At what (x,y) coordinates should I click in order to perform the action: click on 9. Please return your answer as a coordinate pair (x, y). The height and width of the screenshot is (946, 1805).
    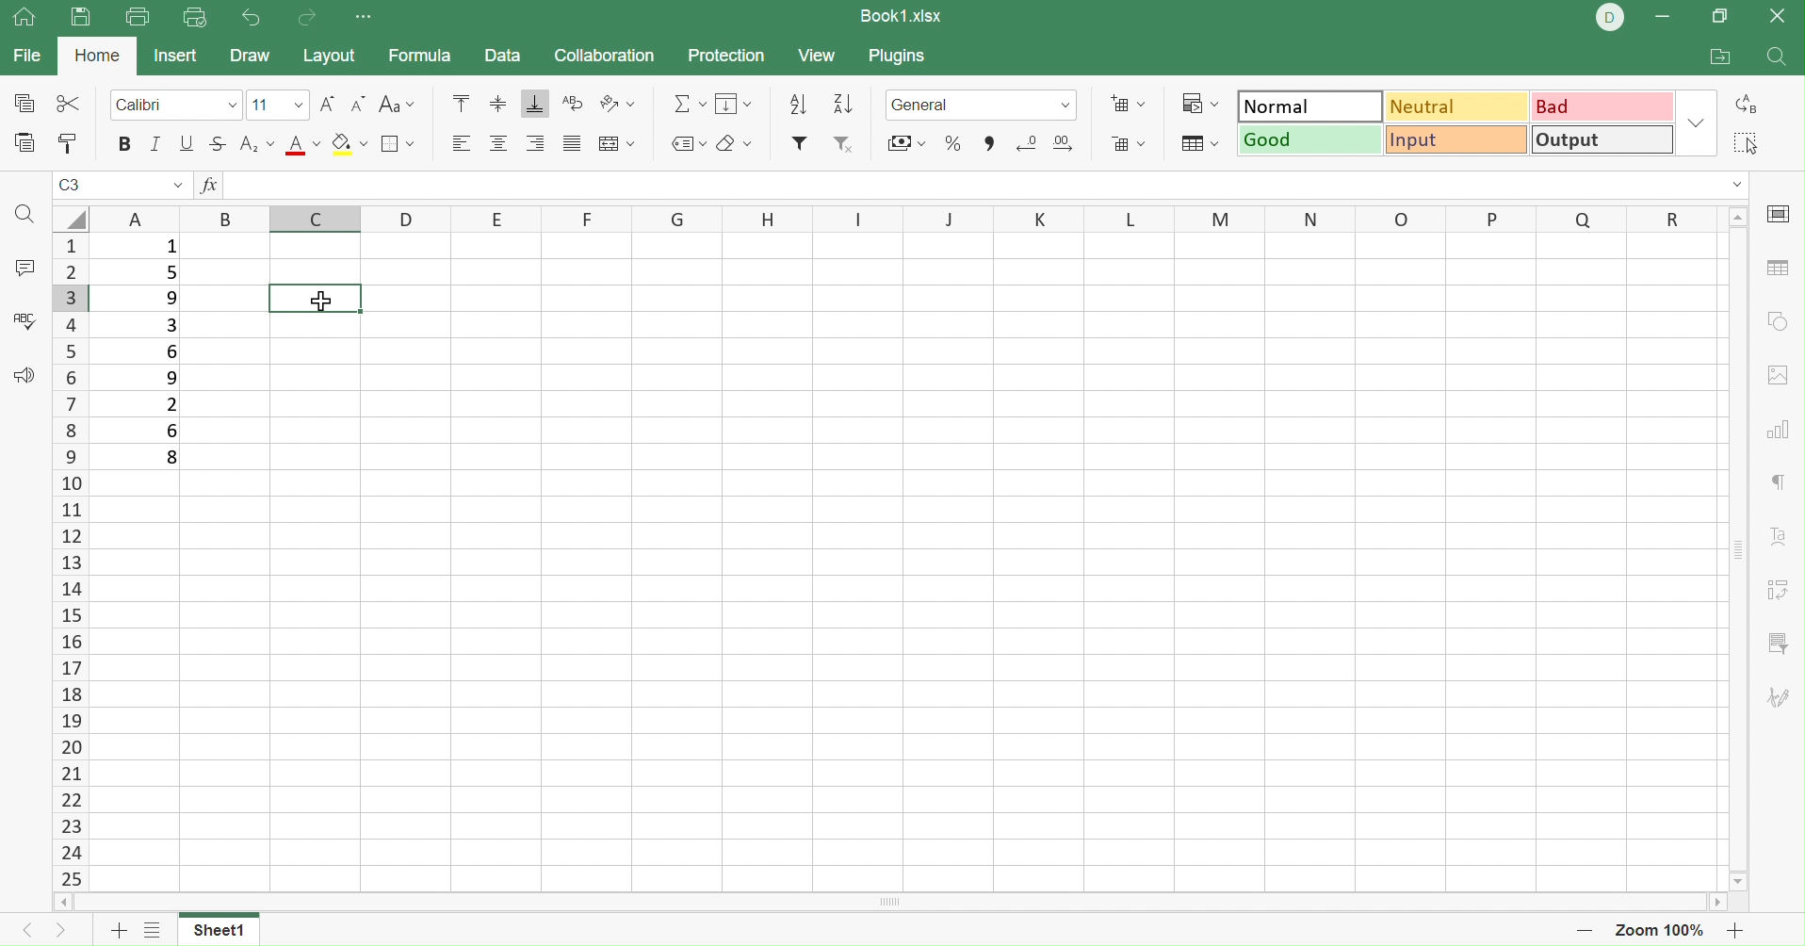
    Looking at the image, I should click on (170, 298).